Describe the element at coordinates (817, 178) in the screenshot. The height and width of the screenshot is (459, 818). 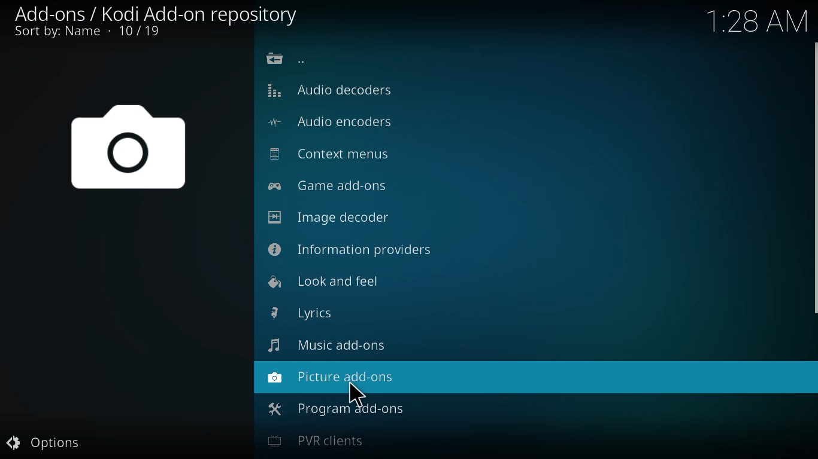
I see `scroll bar` at that location.